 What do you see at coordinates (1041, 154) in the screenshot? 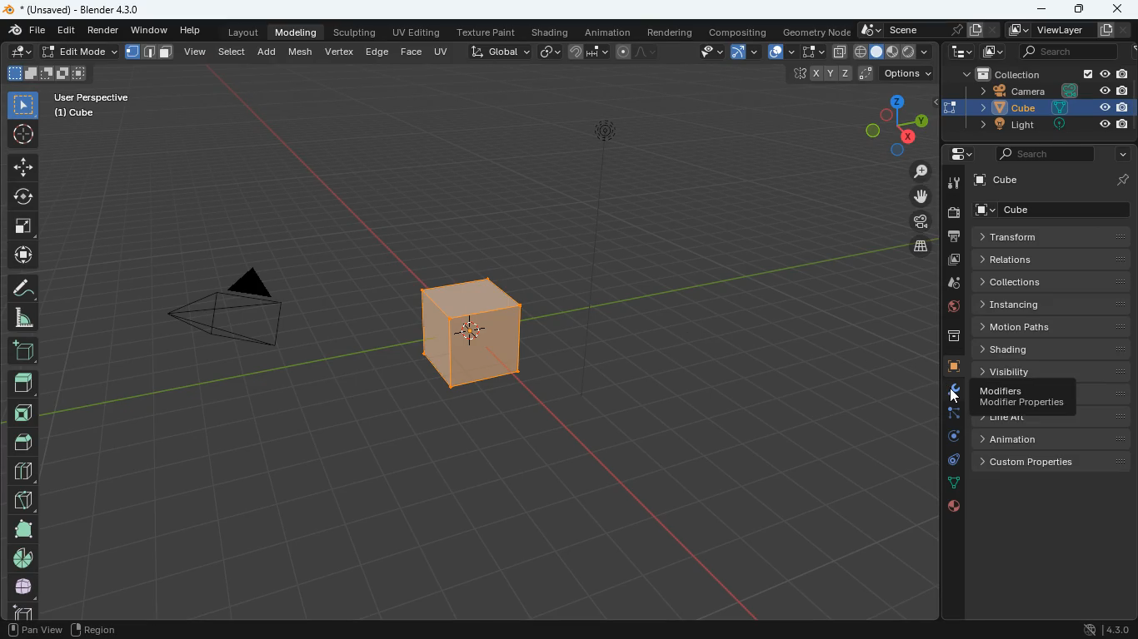
I see `search` at bounding box center [1041, 154].